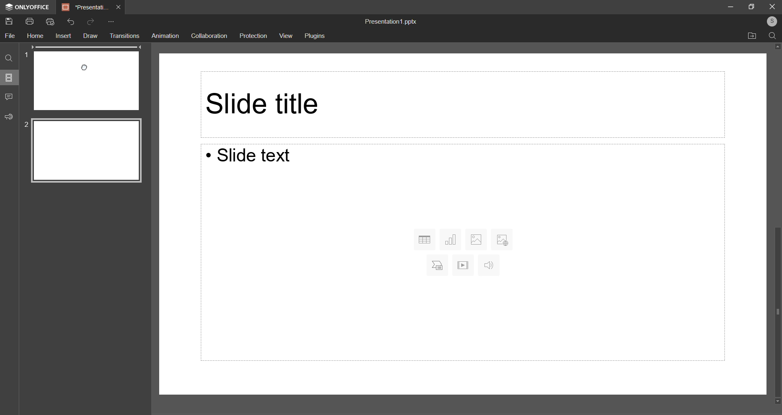  Describe the element at coordinates (502, 238) in the screenshot. I see `Image from URL` at that location.